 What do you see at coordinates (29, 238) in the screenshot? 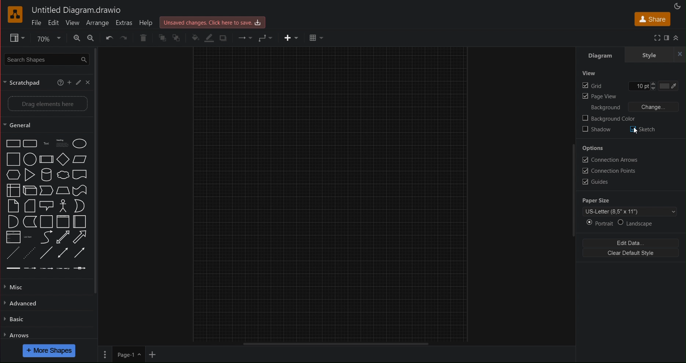
I see `list item` at bounding box center [29, 238].